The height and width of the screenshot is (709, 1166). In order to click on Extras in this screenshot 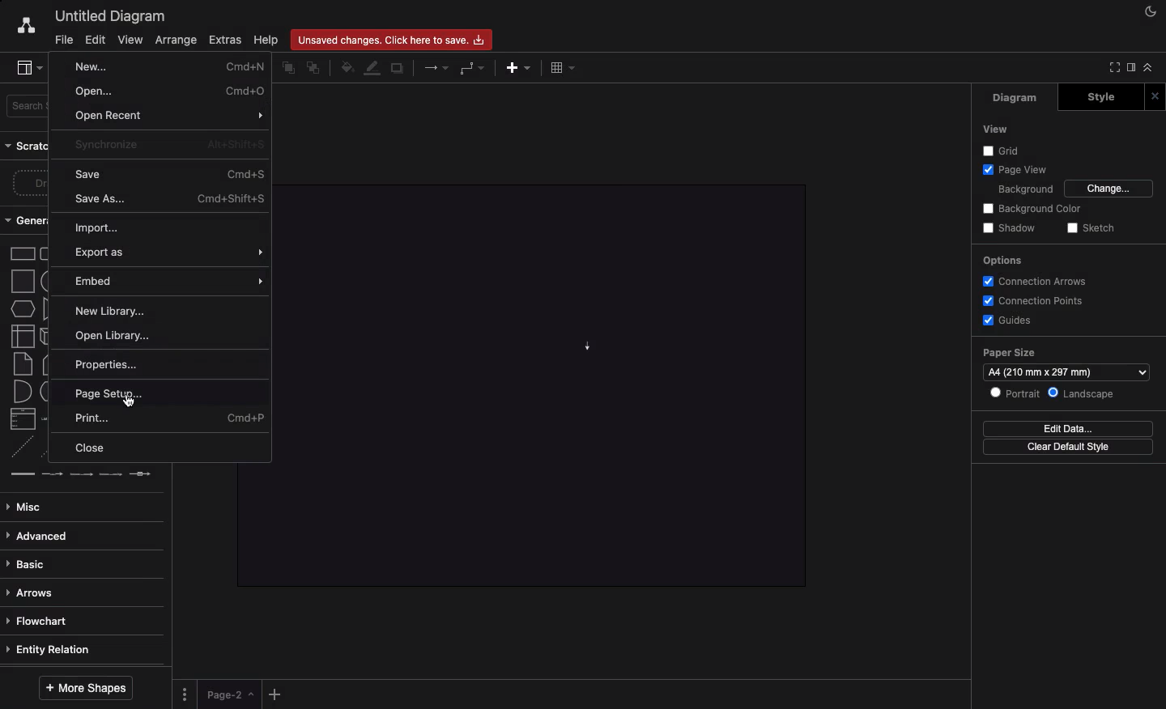, I will do `click(228, 40)`.